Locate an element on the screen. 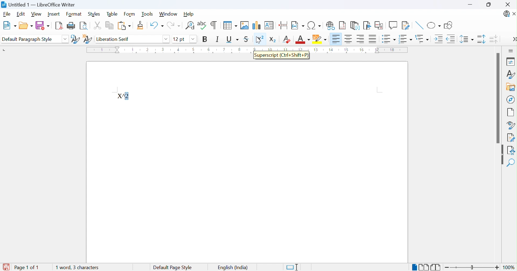  Styles is located at coordinates (94, 13).